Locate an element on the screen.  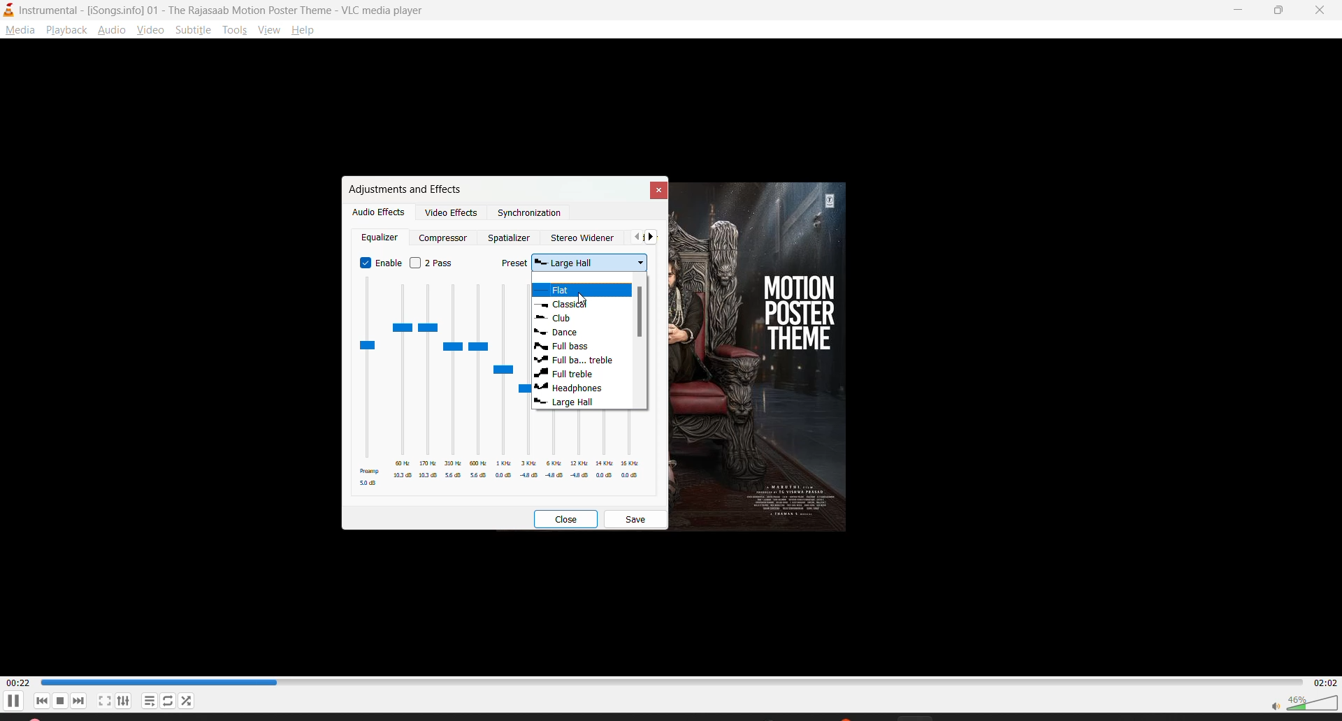
view is located at coordinates (269, 31).